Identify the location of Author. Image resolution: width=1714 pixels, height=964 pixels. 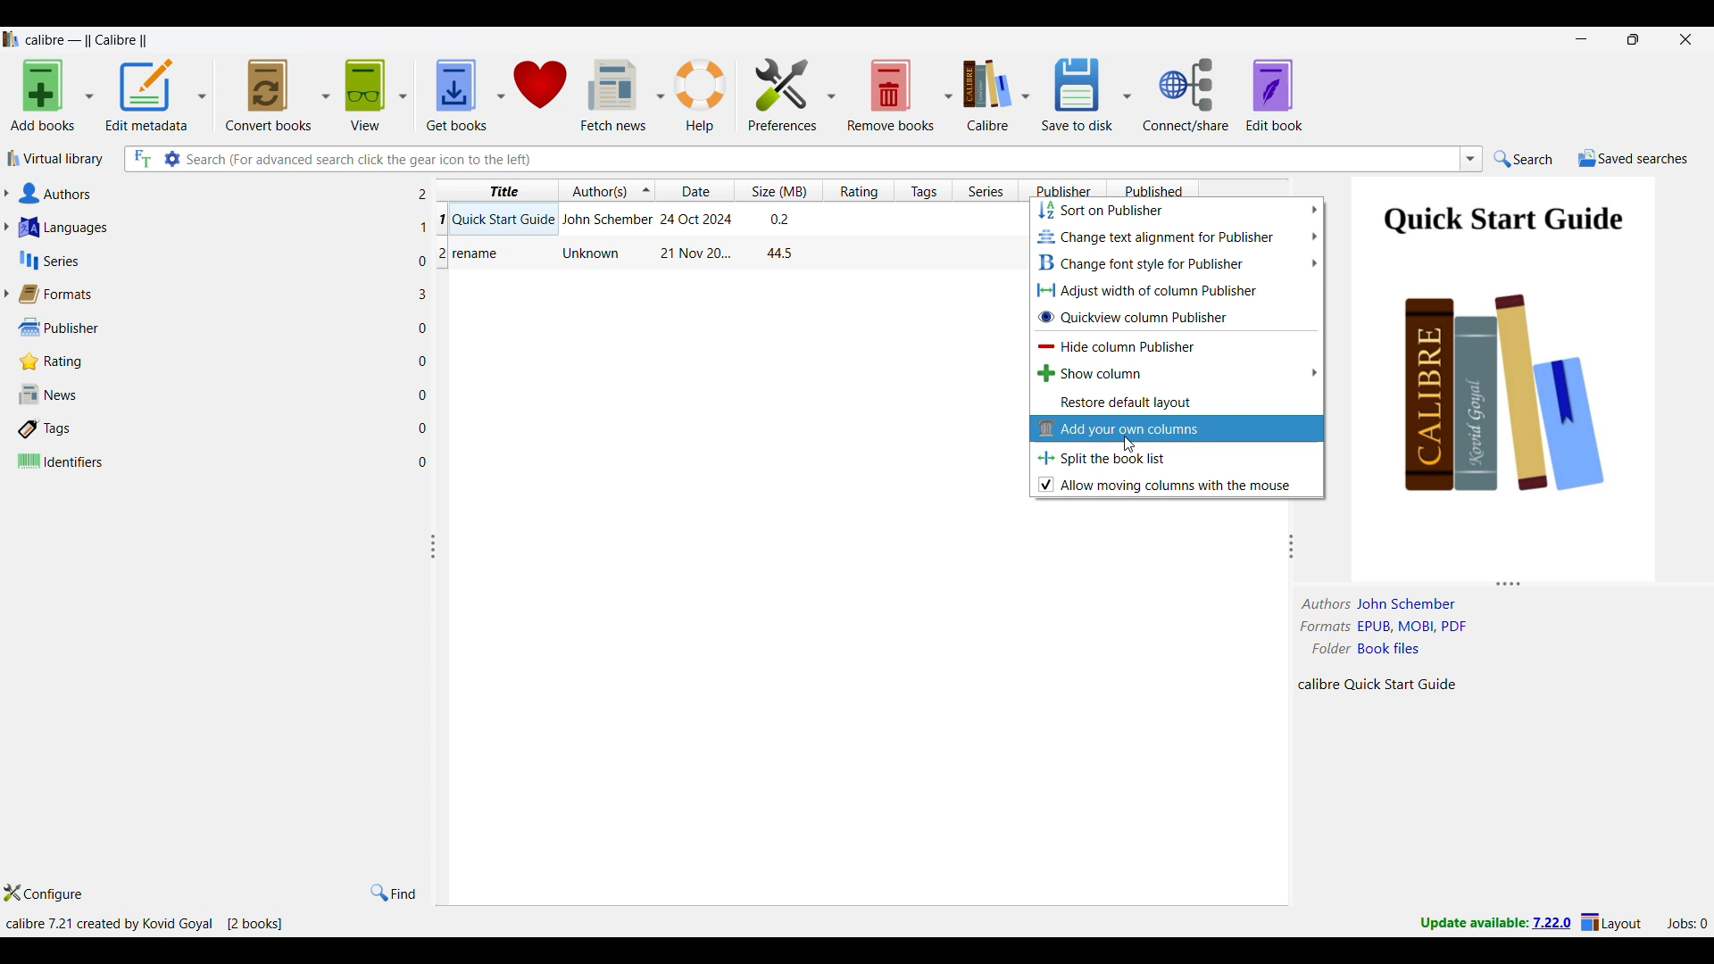
(605, 220).